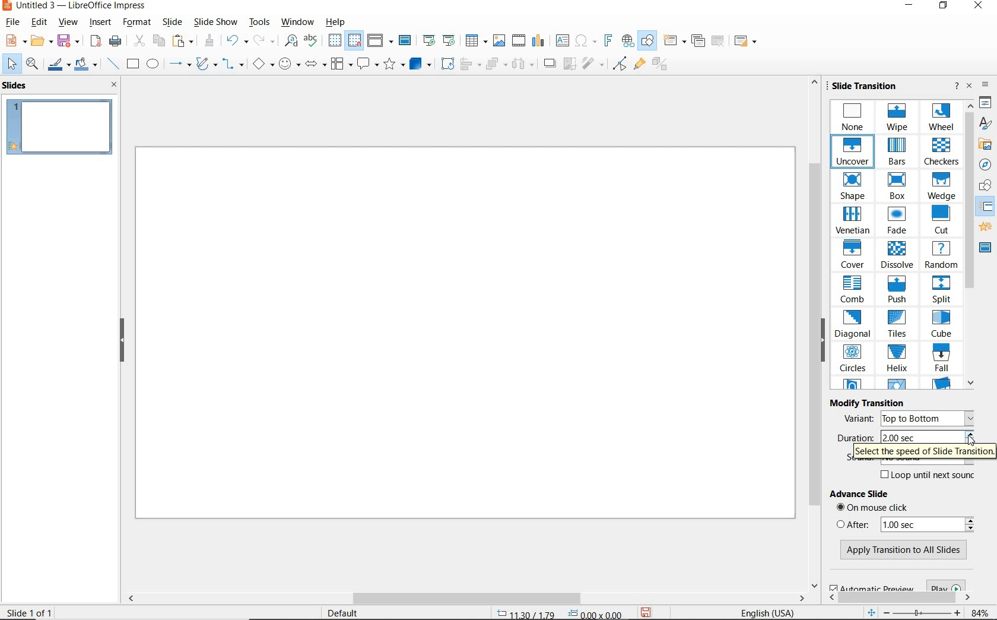 Image resolution: width=997 pixels, height=620 pixels. Describe the element at coordinates (355, 40) in the screenshot. I see `SNAP TO GRID` at that location.